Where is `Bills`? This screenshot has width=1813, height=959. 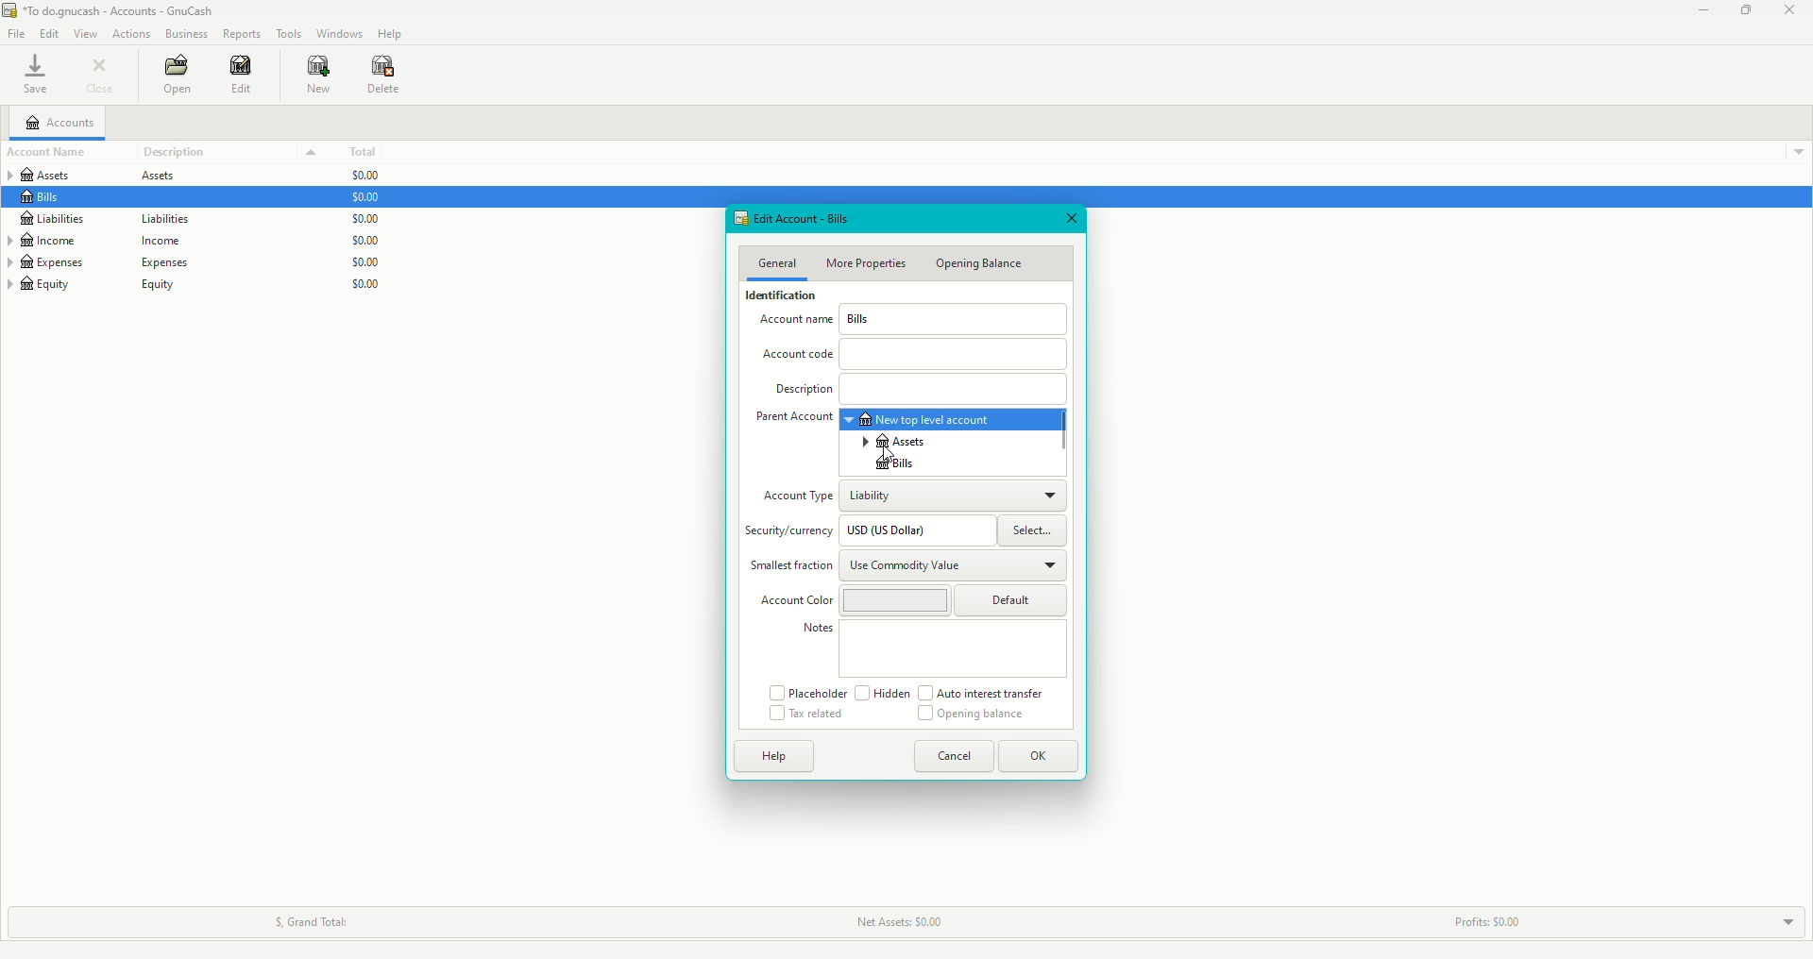 Bills is located at coordinates (890, 464).